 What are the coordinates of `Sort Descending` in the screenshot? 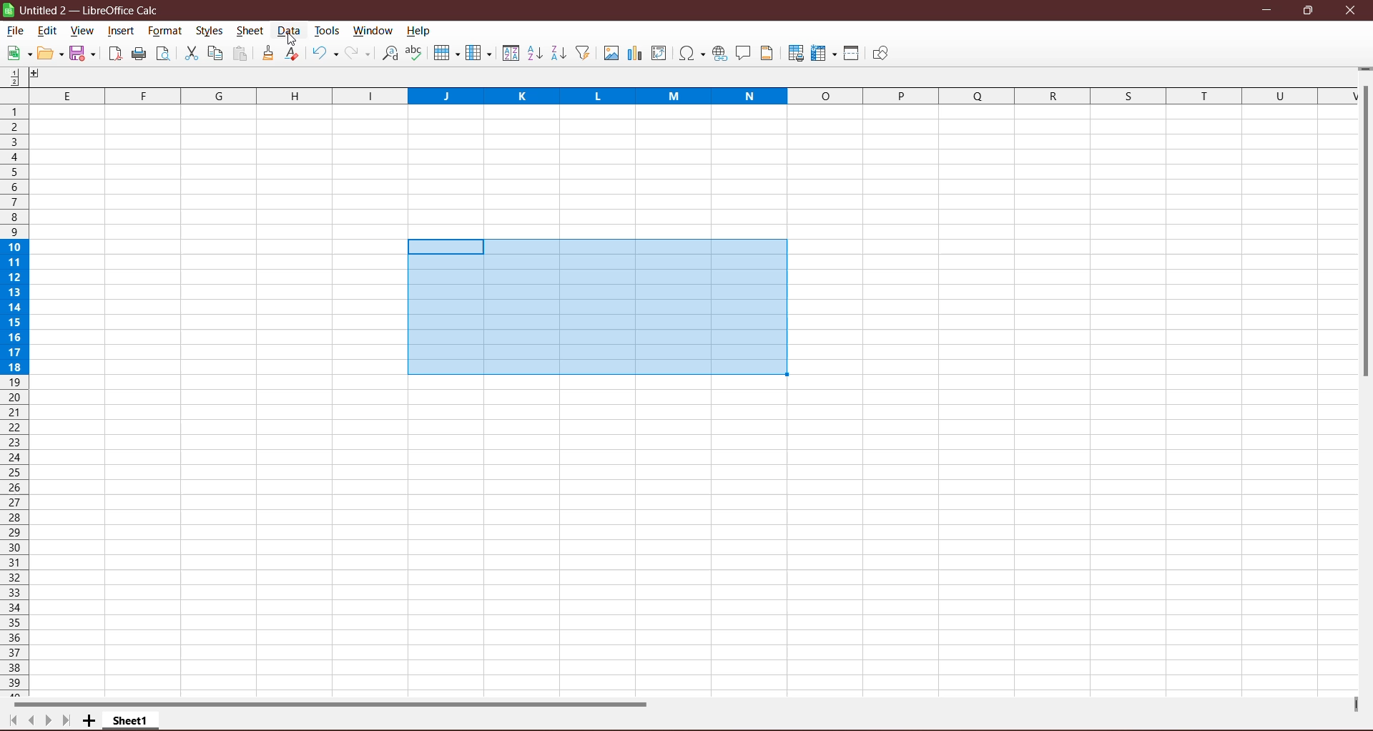 It's located at (559, 53).